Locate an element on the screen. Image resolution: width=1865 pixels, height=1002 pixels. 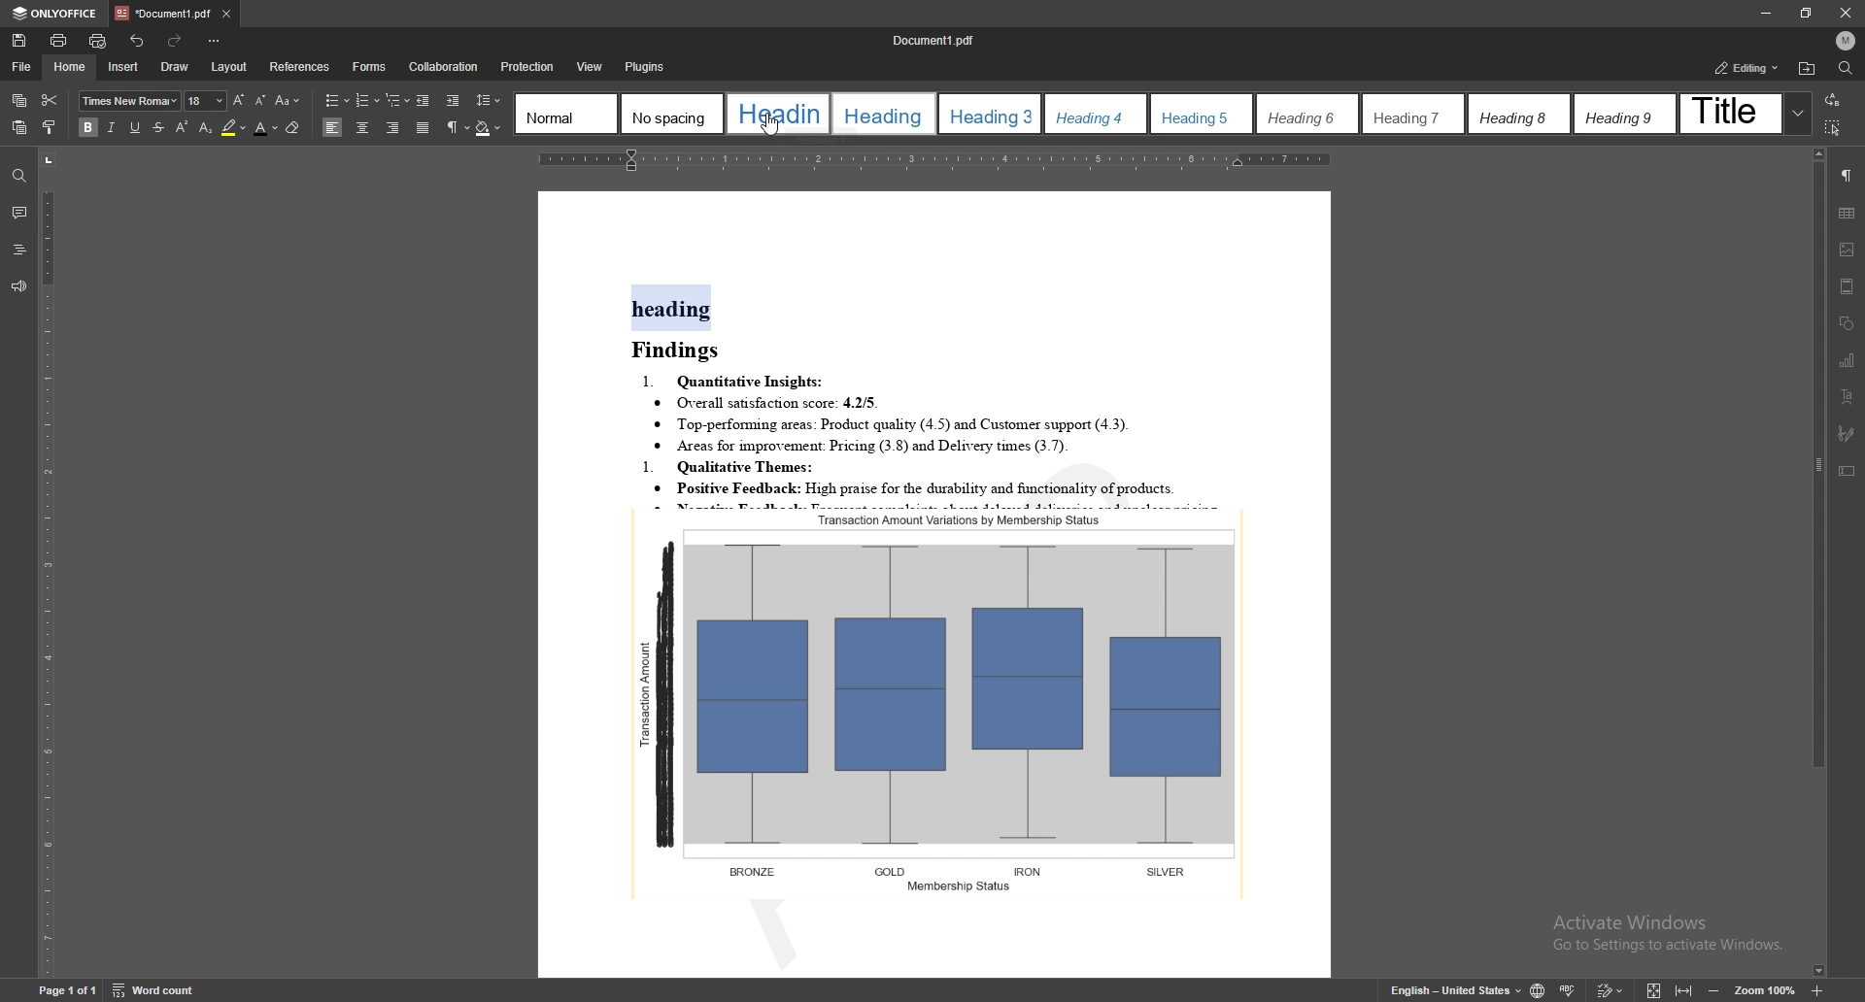
graph is located at coordinates (942, 702).